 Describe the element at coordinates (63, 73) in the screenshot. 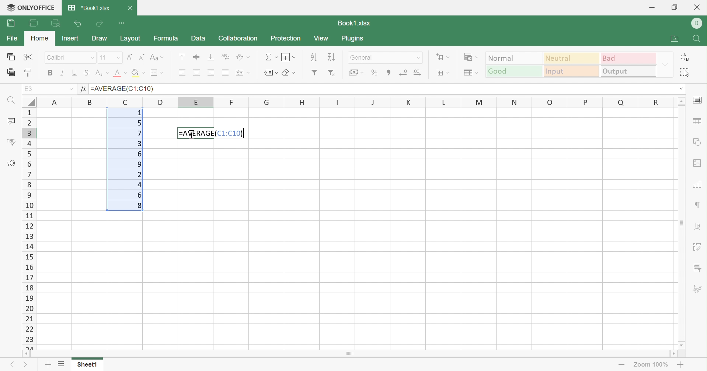

I see `Italic` at that location.